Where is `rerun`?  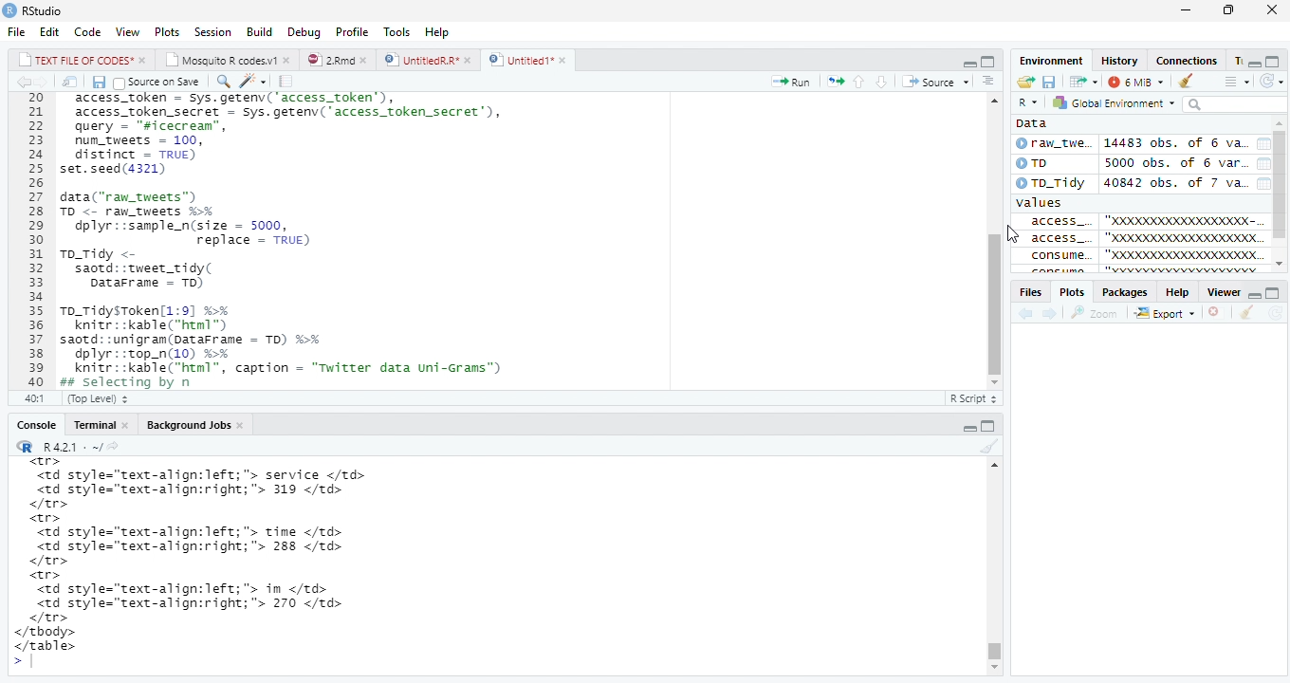
rerun is located at coordinates (838, 80).